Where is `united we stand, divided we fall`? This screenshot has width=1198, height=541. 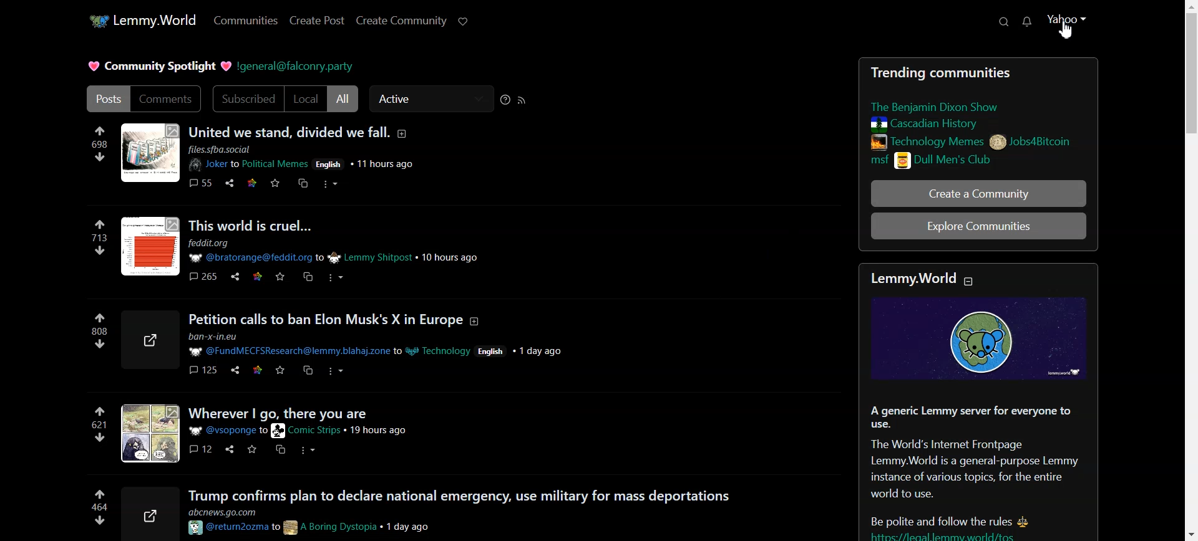 united we stand, divided we fall is located at coordinates (286, 132).